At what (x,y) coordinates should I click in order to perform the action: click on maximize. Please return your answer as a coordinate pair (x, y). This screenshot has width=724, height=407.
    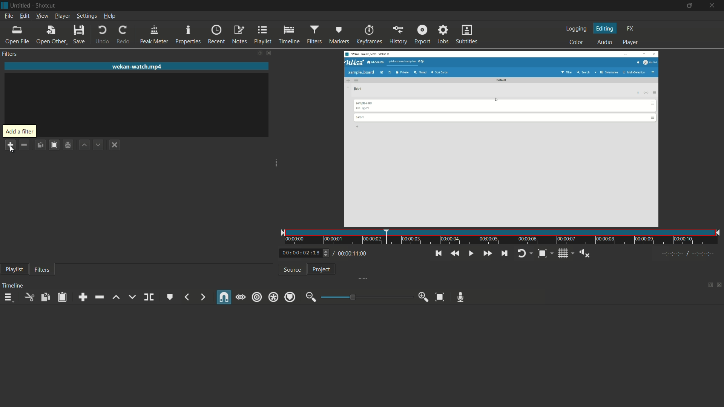
    Looking at the image, I should click on (690, 6).